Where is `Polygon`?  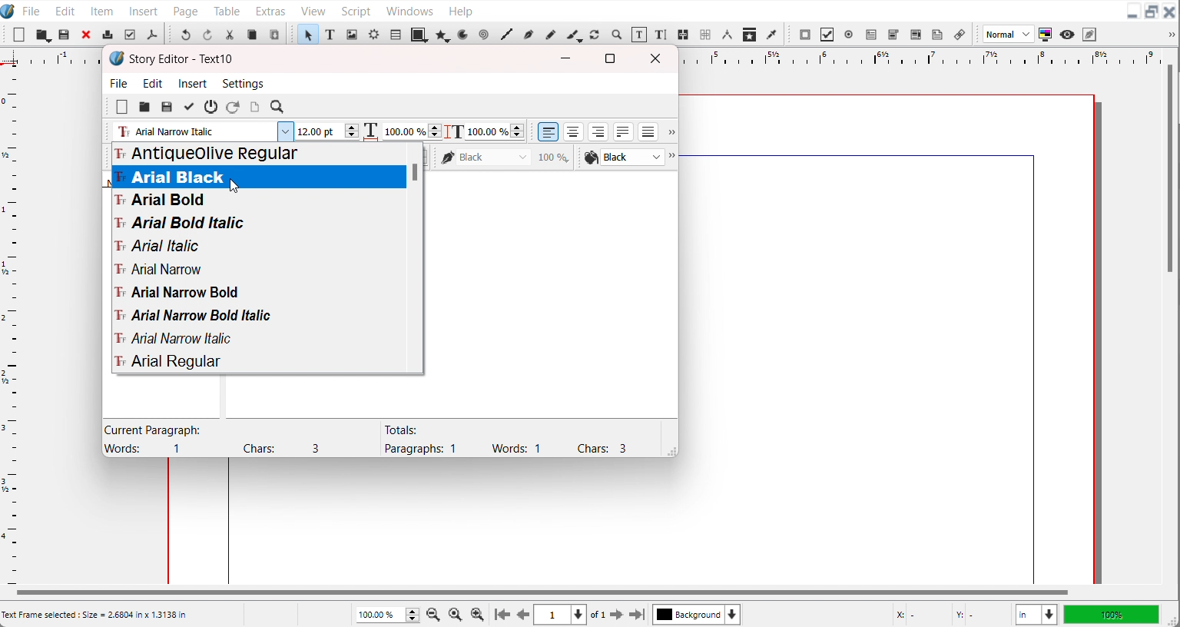
Polygon is located at coordinates (443, 35).